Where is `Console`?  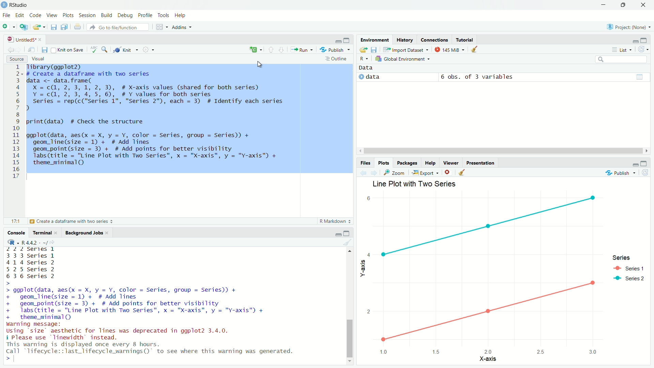
Console is located at coordinates (16, 232).